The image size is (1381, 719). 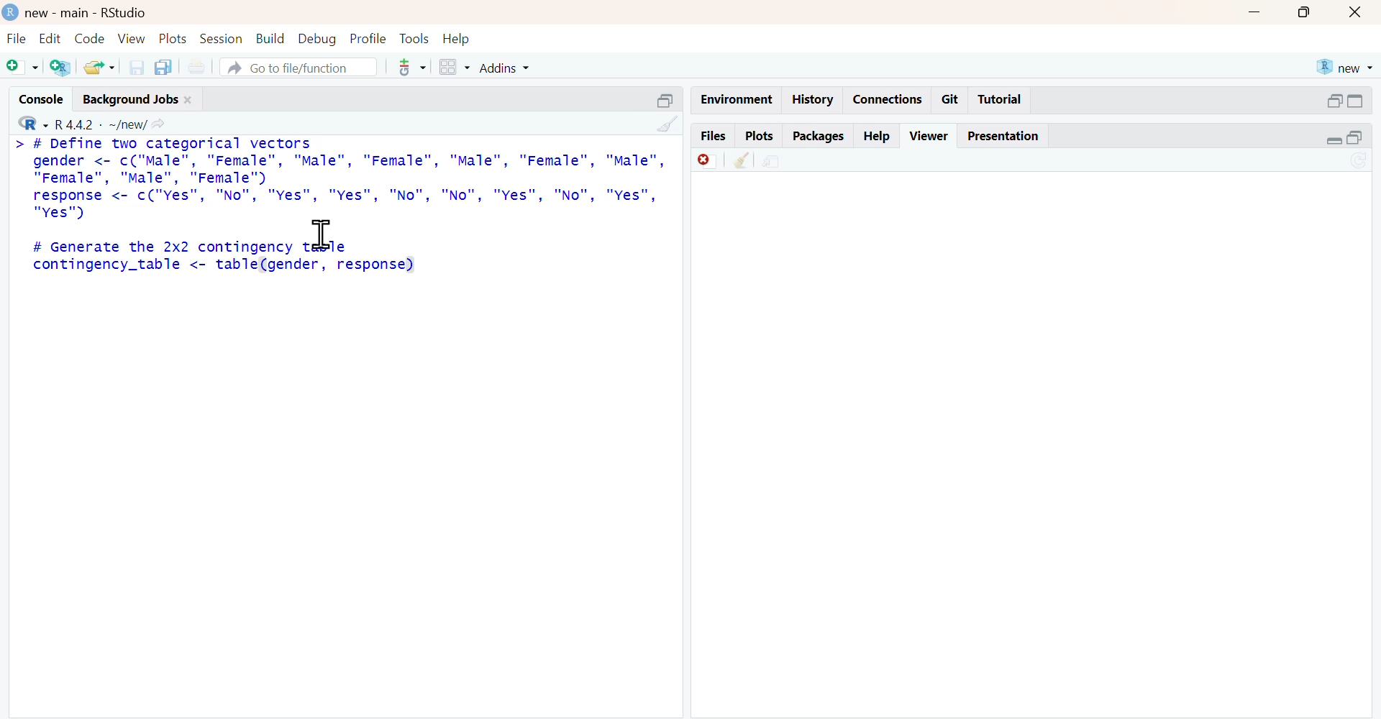 What do you see at coordinates (164, 67) in the screenshot?
I see `copy` at bounding box center [164, 67].